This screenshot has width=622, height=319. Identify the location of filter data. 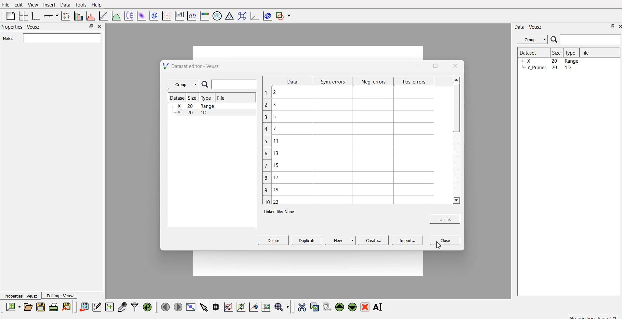
(135, 306).